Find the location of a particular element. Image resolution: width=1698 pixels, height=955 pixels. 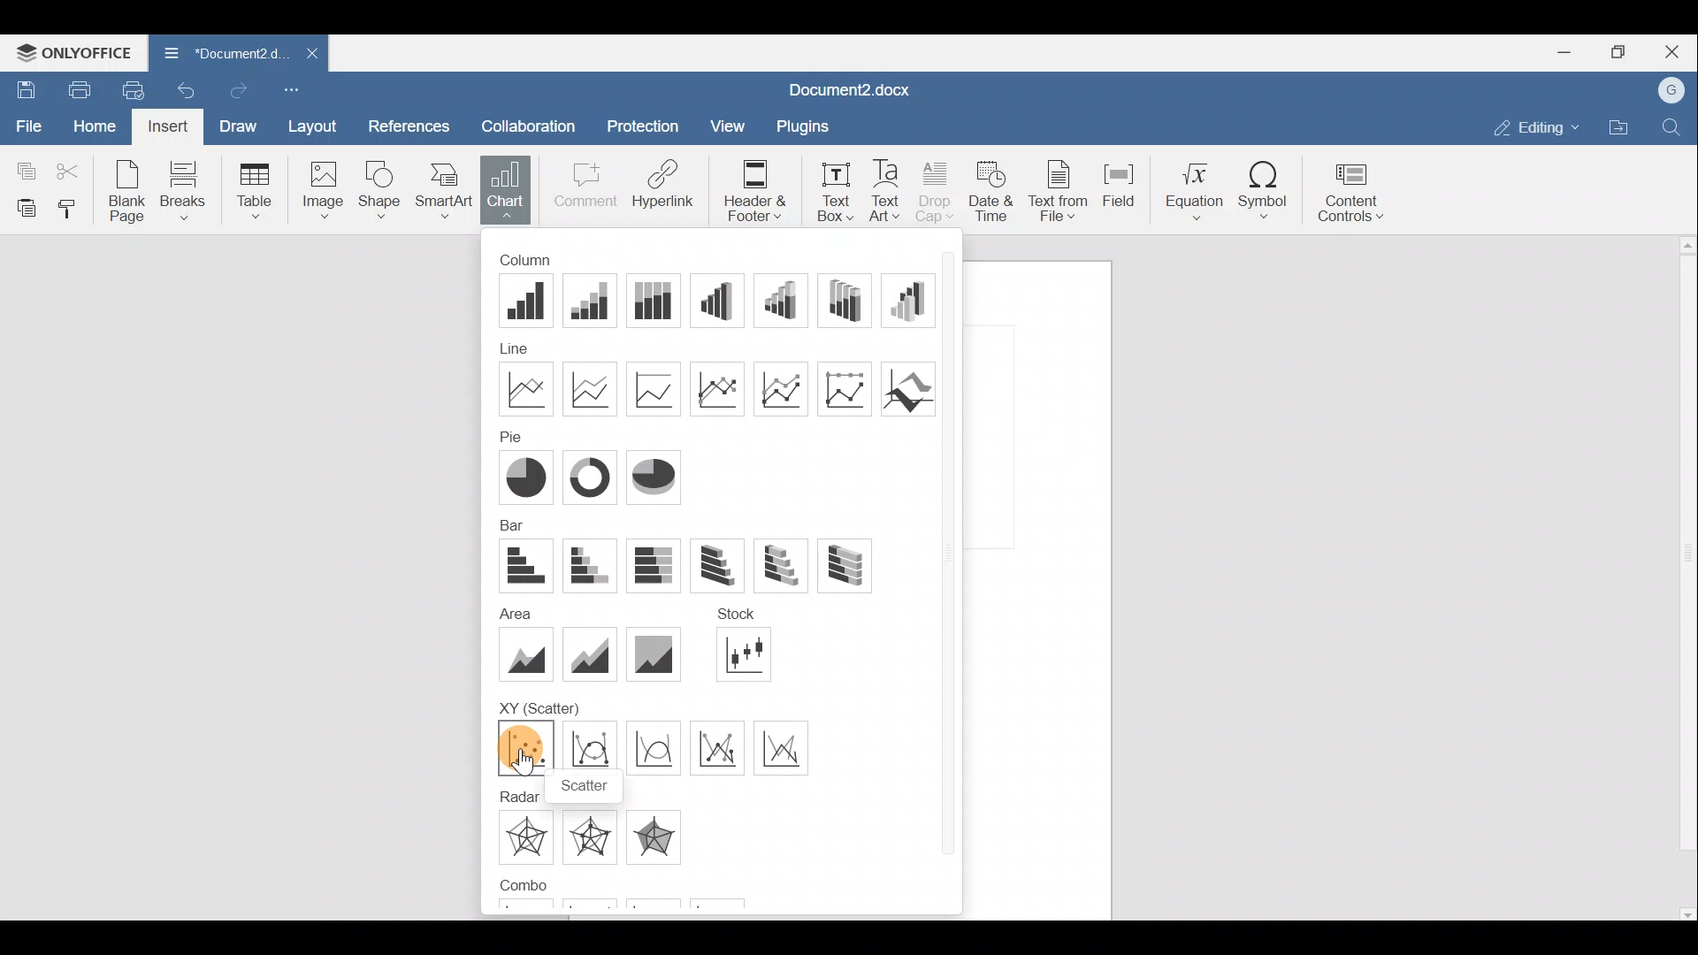

3-D column is located at coordinates (914, 300).